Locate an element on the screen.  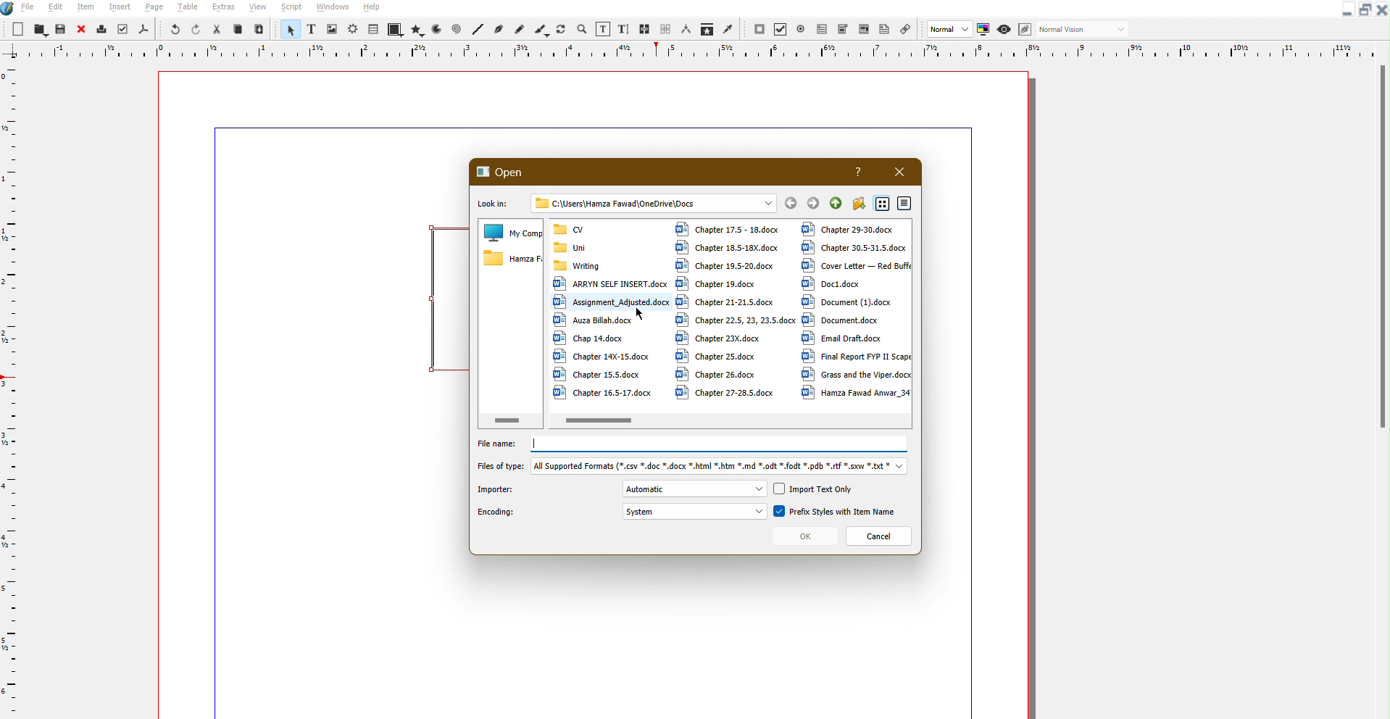
Files is located at coordinates (731, 325).